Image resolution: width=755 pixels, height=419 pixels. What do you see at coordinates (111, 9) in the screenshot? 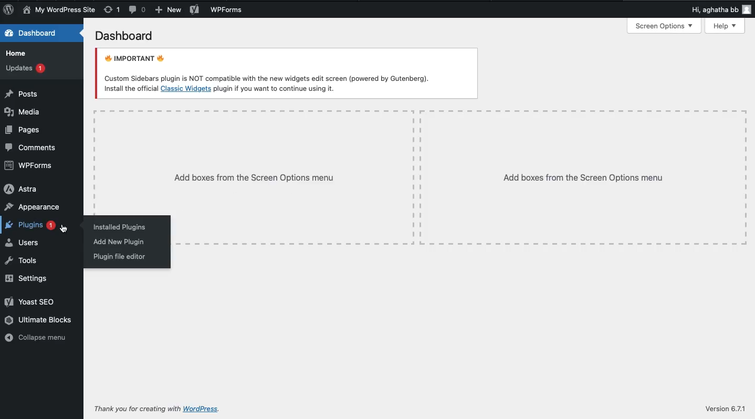
I see `Revision` at bounding box center [111, 9].